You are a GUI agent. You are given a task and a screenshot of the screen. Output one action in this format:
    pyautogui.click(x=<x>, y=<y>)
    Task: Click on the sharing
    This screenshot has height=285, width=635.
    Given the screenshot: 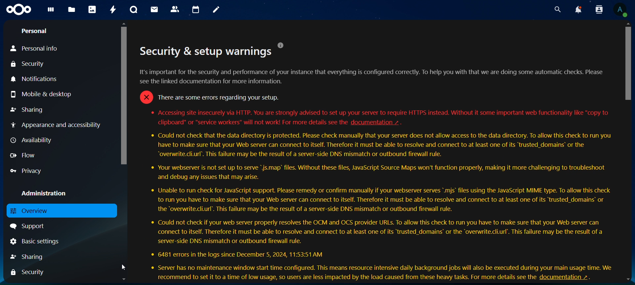 What is the action you would take?
    pyautogui.click(x=27, y=110)
    